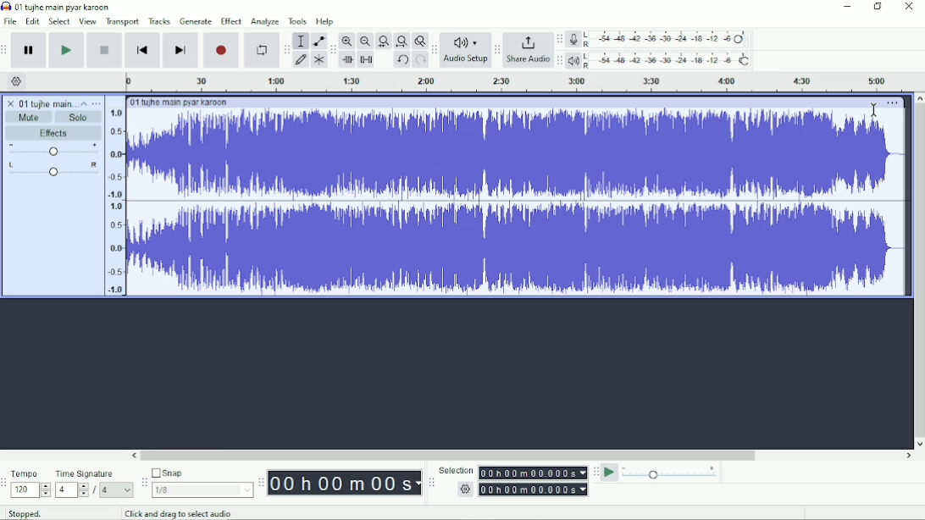  Describe the element at coordinates (534, 490) in the screenshot. I see `00h00m00.000s` at that location.